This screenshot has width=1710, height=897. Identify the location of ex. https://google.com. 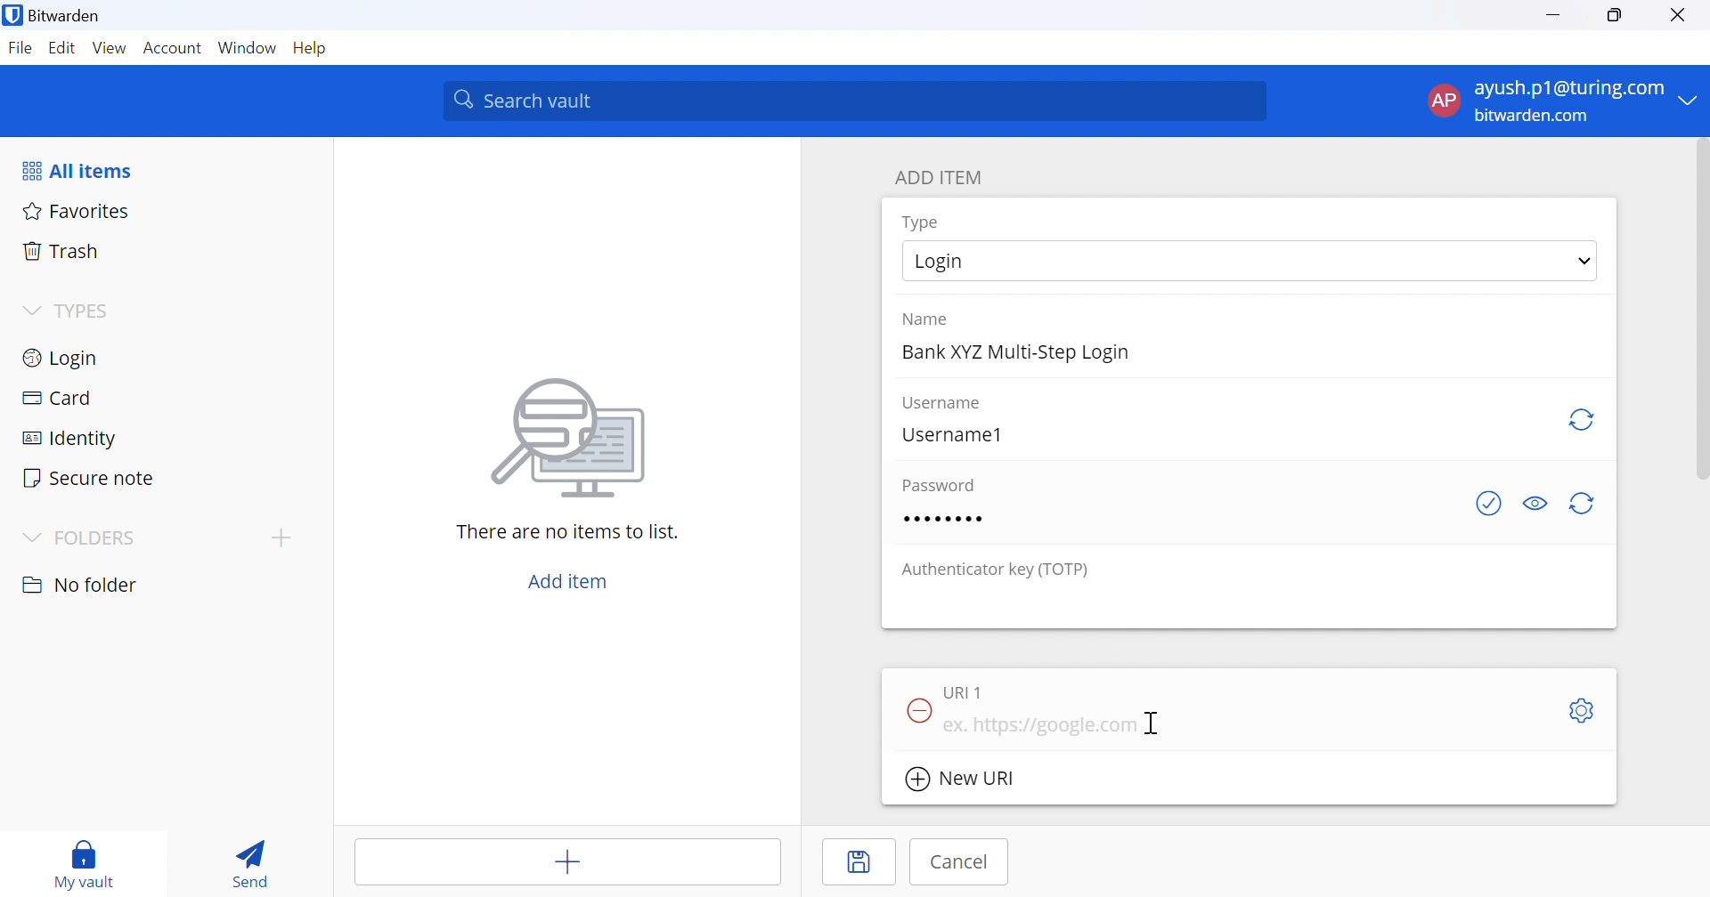
(1046, 727).